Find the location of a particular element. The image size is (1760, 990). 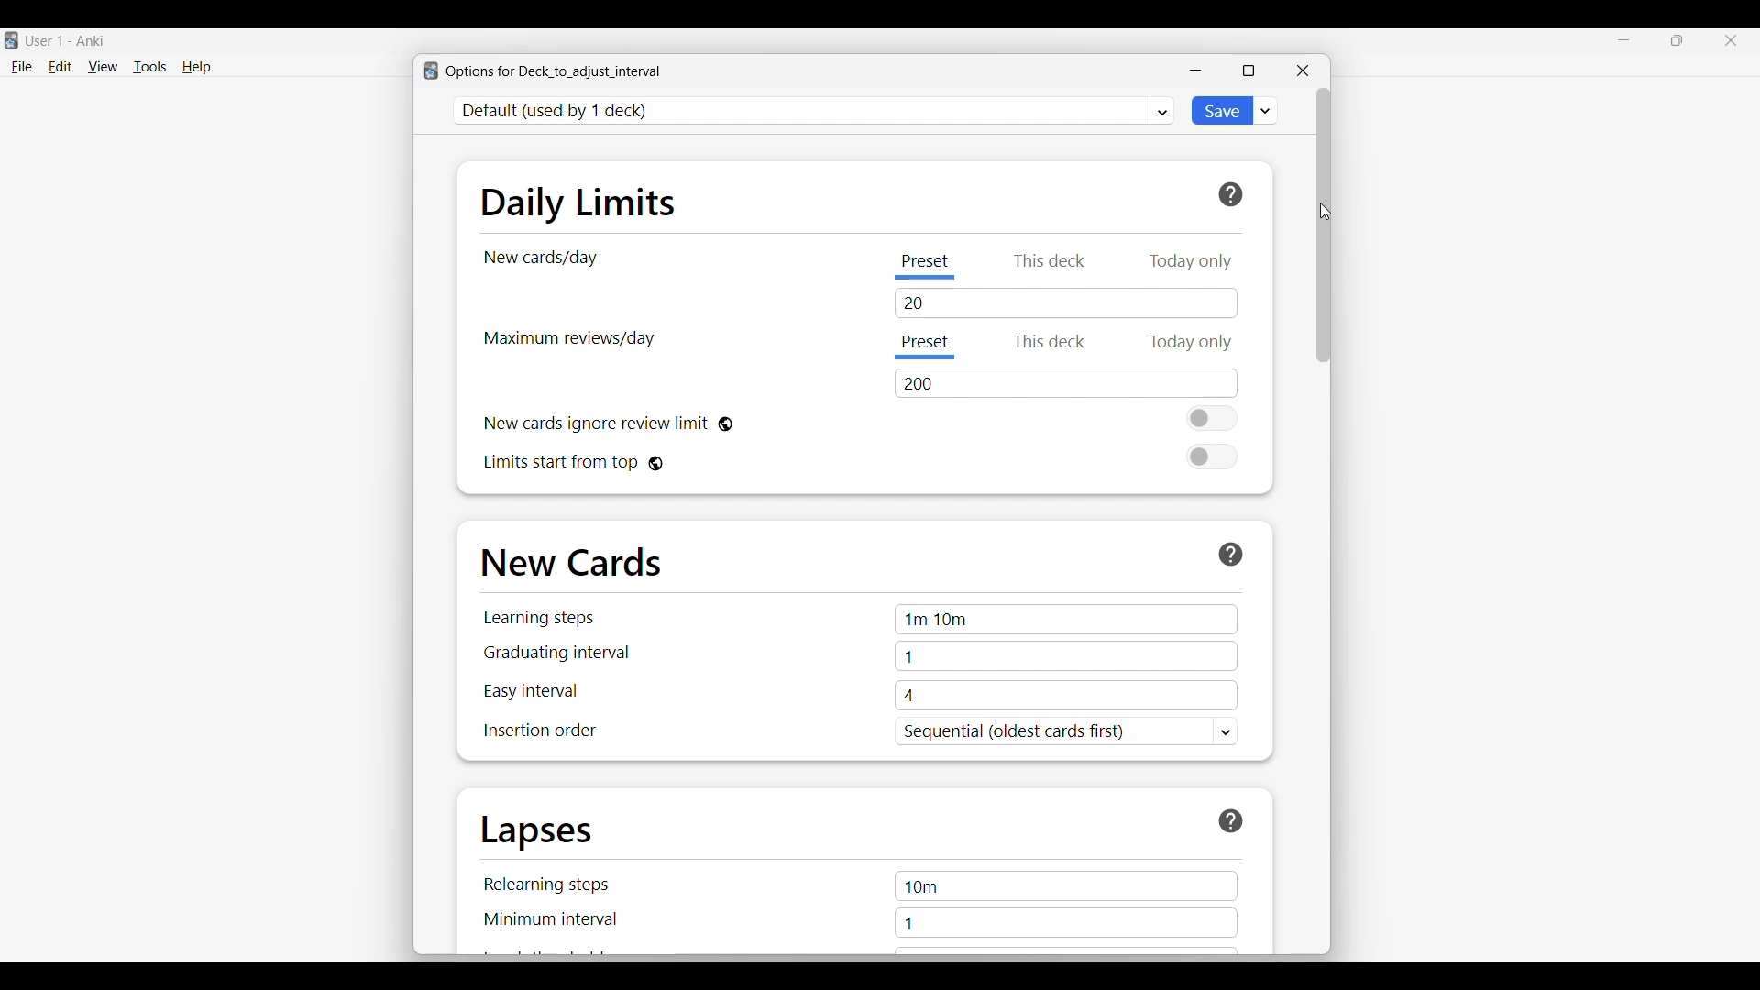

Click to access other decks for settings is located at coordinates (815, 111).